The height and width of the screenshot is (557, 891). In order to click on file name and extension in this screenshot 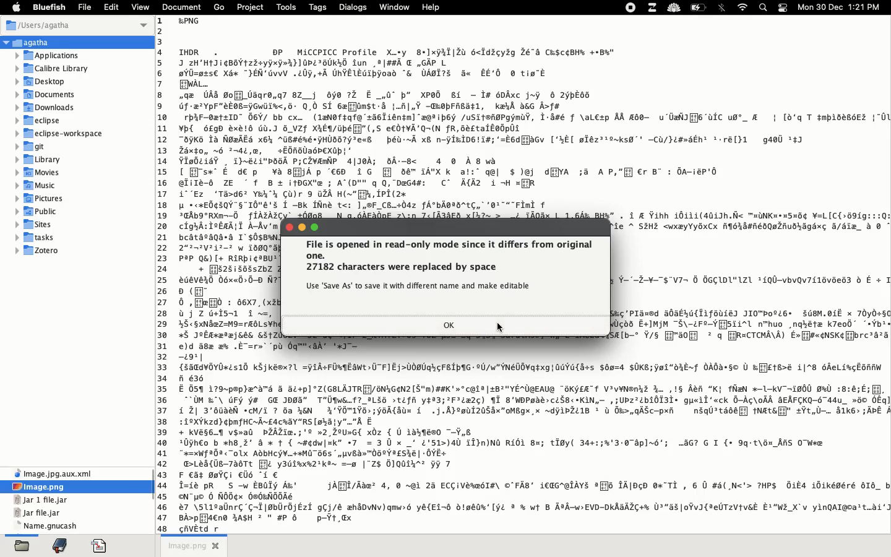, I will do `click(43, 501)`.